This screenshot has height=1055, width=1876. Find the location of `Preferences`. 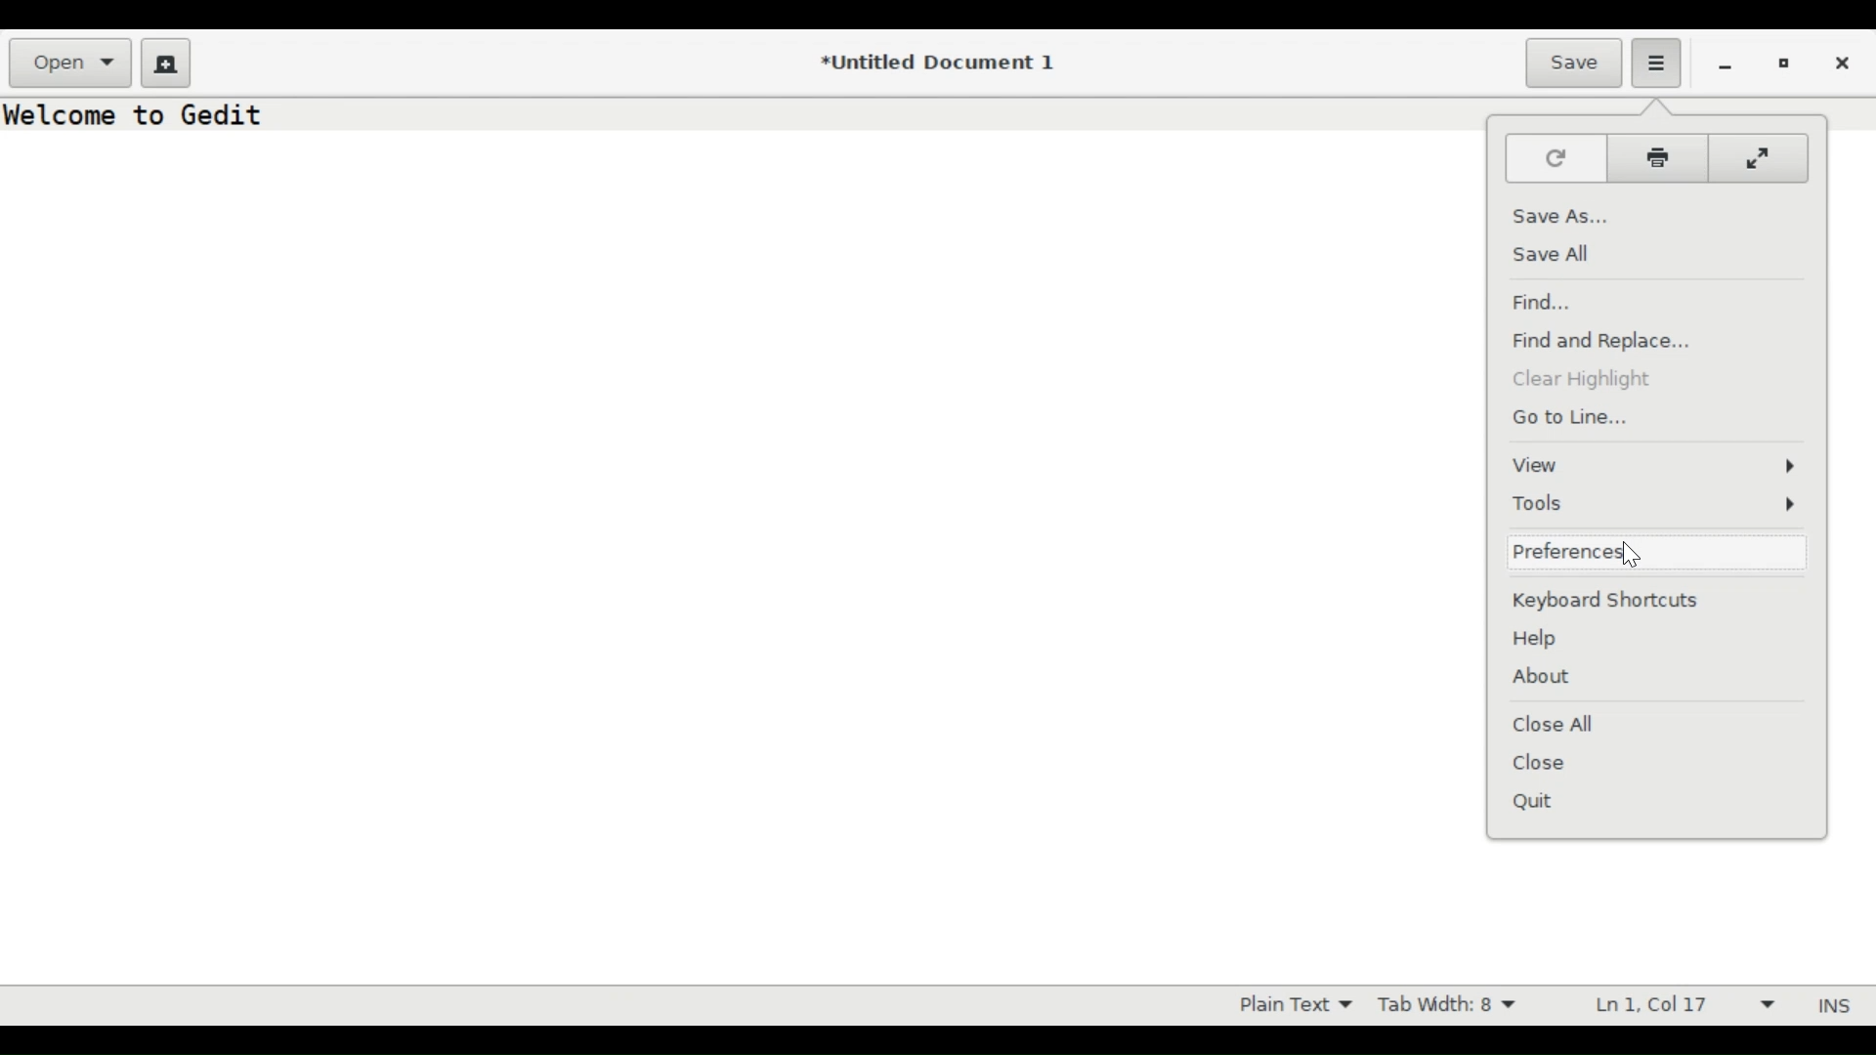

Preferences is located at coordinates (1564, 554).